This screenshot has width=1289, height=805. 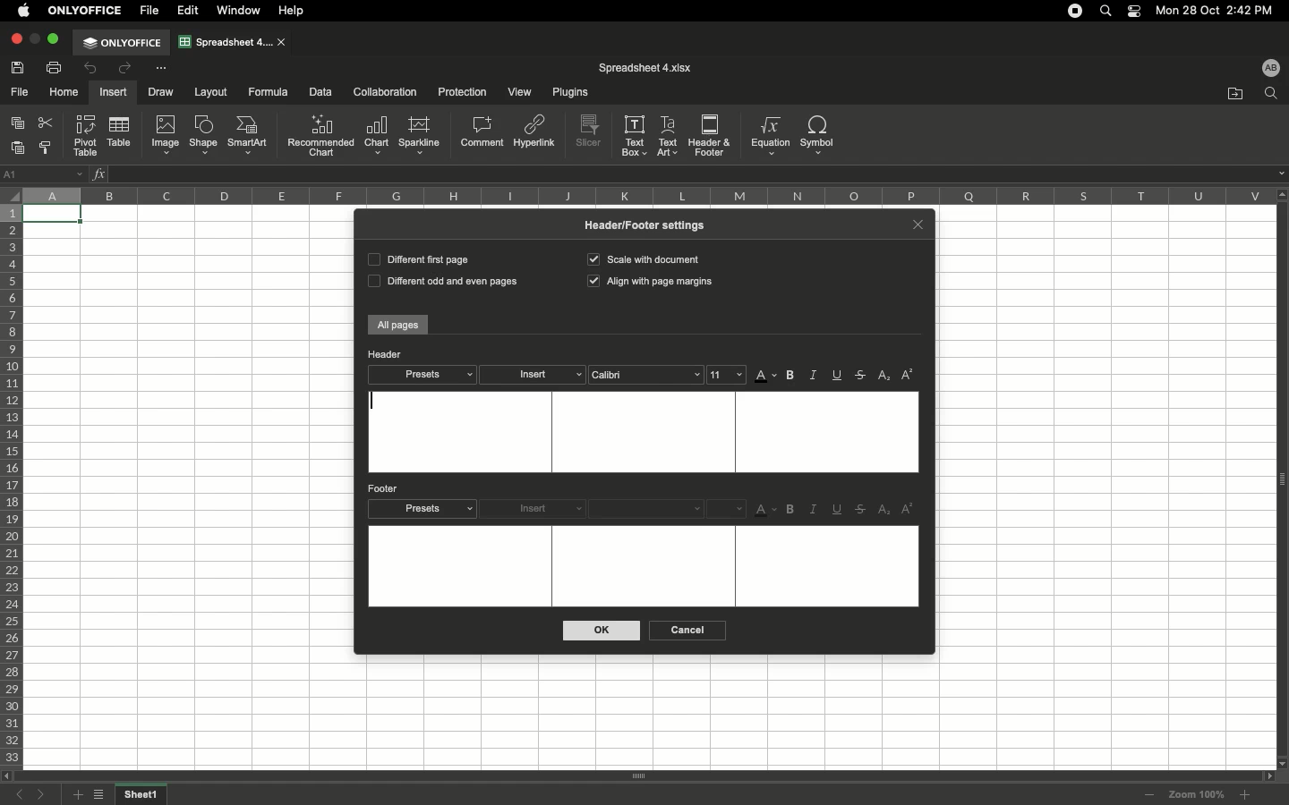 What do you see at coordinates (1197, 794) in the screenshot?
I see `Zoom` at bounding box center [1197, 794].